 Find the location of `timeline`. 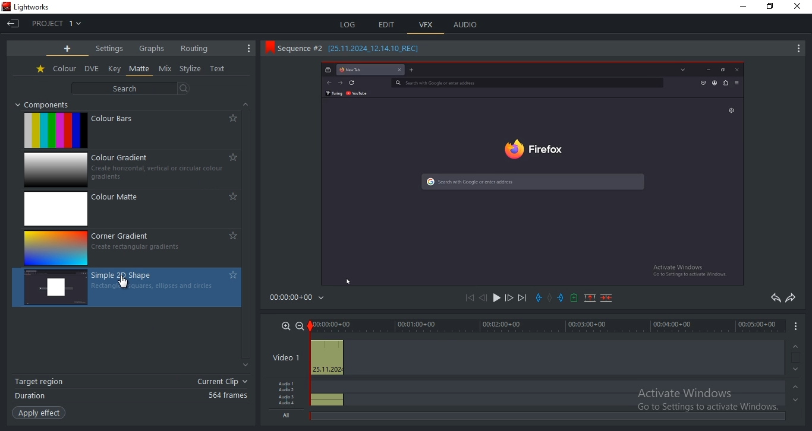

timeline is located at coordinates (546, 325).